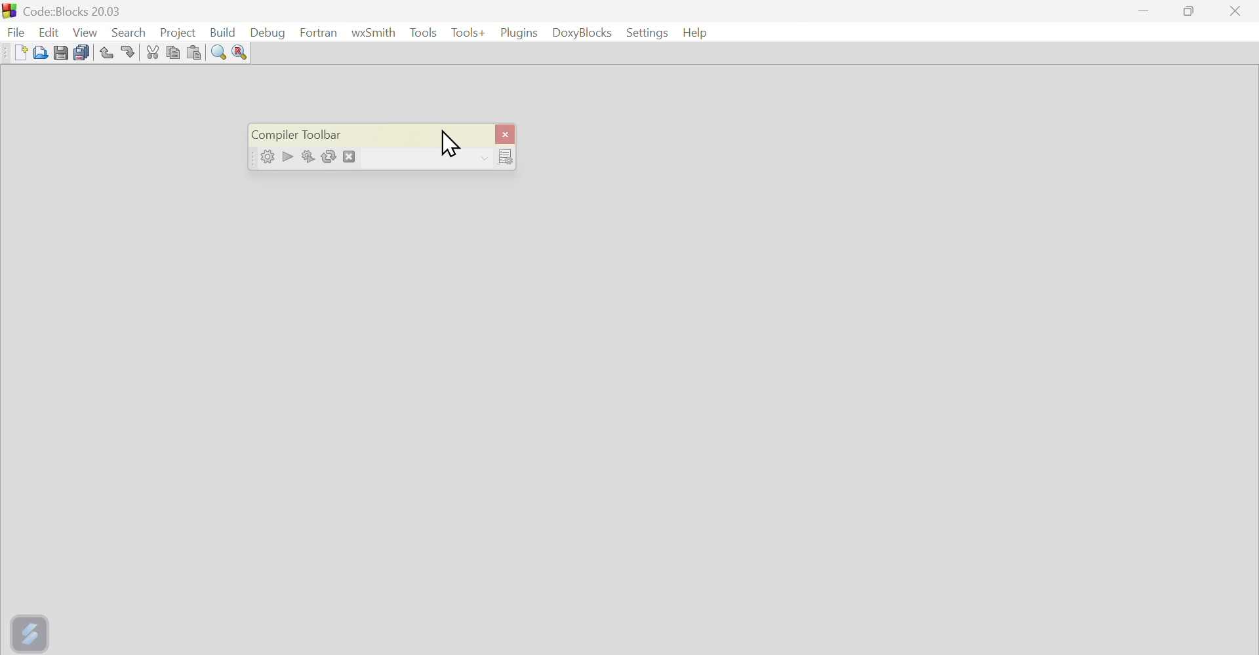 This screenshot has height=655, width=1259. Describe the element at coordinates (698, 32) in the screenshot. I see `Help` at that location.